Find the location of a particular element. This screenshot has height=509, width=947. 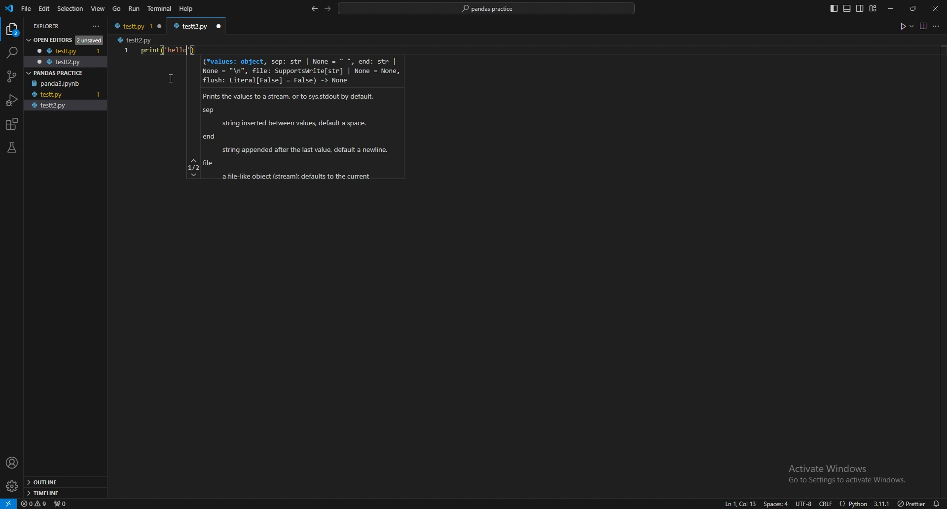

toggle secondary side bar is located at coordinates (860, 8).